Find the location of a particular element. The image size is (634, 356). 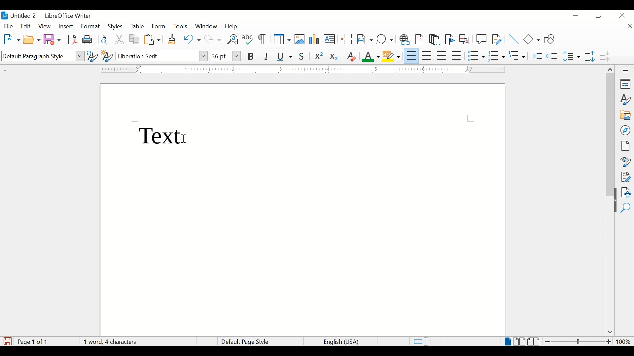

multi page view is located at coordinates (520, 341).